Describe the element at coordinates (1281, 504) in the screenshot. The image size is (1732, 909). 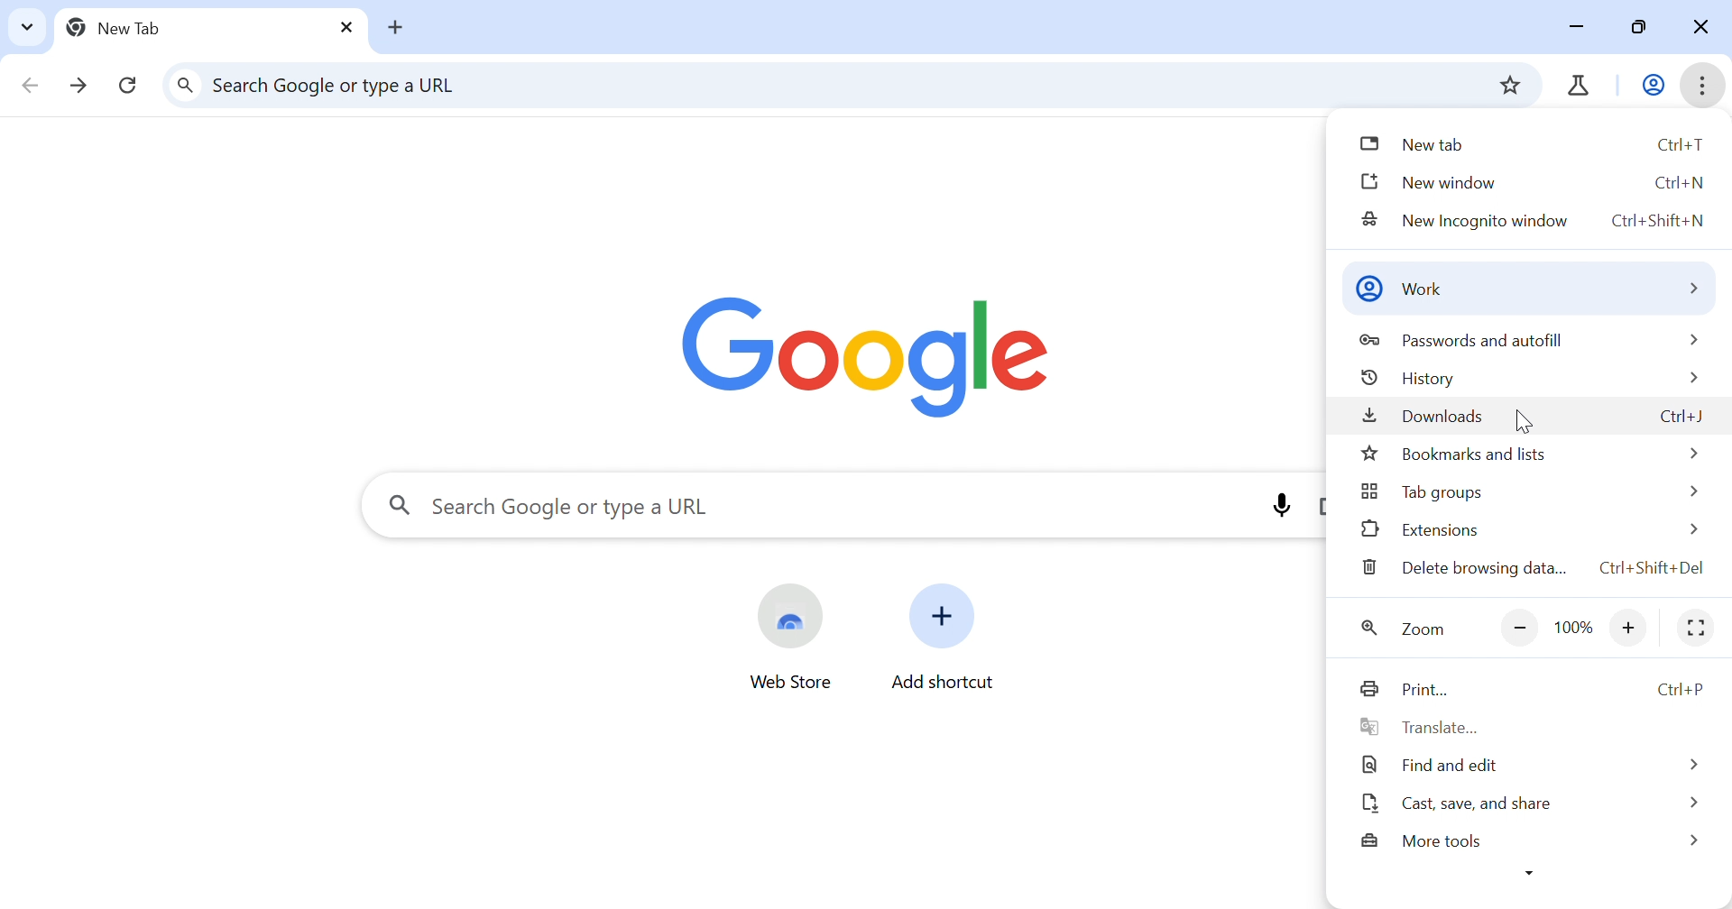
I see `Search by voice` at that location.